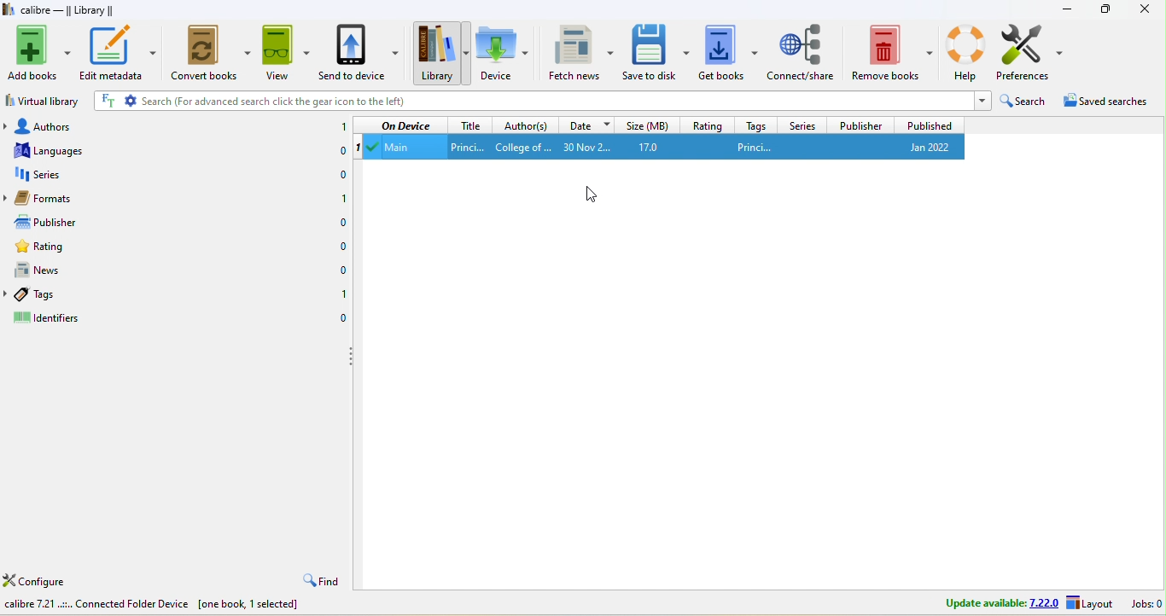 This screenshot has width=1166, height=616. Describe the element at coordinates (9, 9) in the screenshot. I see `logo` at that location.